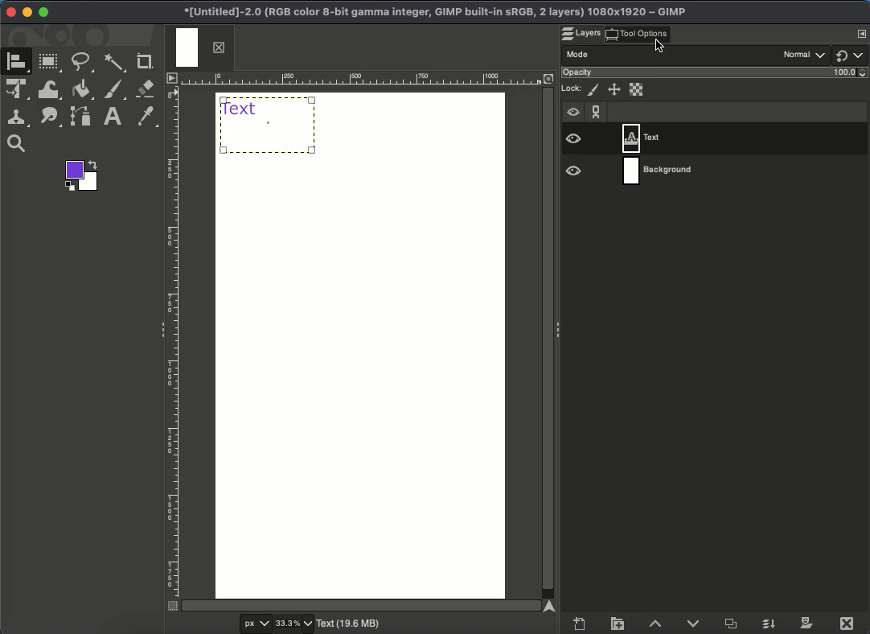 The height and width of the screenshot is (634, 870). Describe the element at coordinates (49, 89) in the screenshot. I see `Warp transformation` at that location.